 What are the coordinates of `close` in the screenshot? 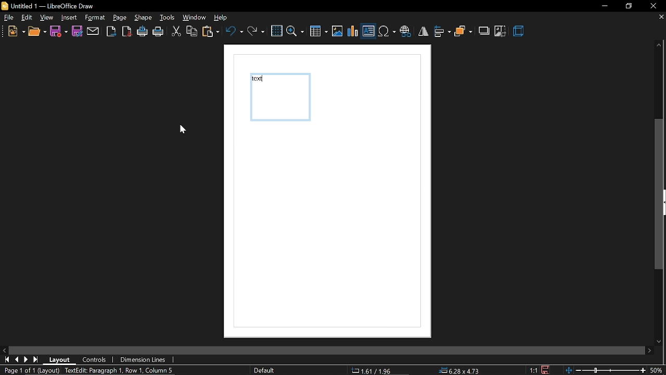 It's located at (653, 6).